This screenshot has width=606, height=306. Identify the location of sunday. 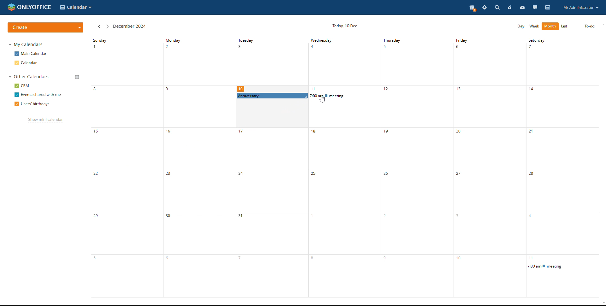
(125, 167).